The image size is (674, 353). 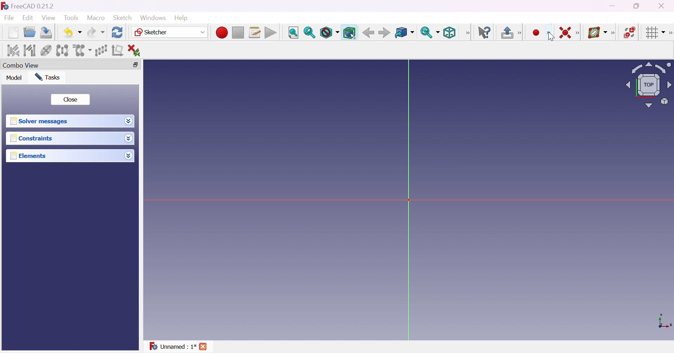 I want to click on Back, so click(x=384, y=33).